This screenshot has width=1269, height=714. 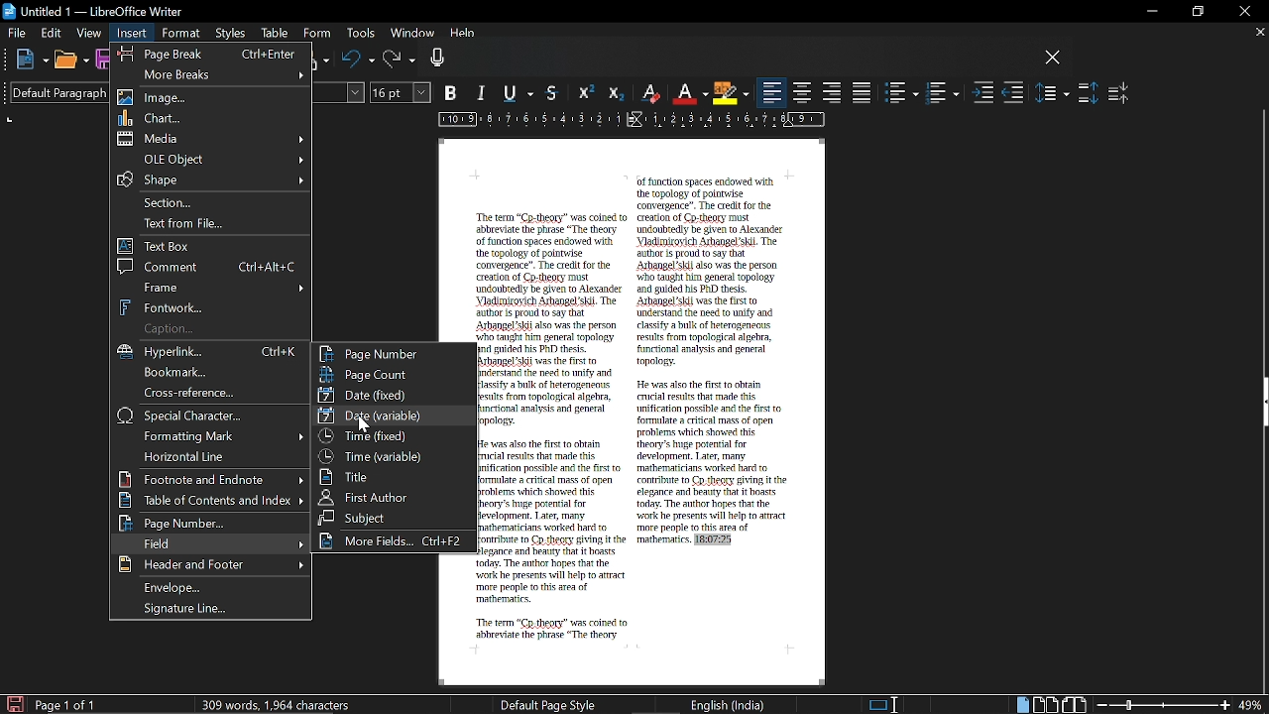 I want to click on Tools, so click(x=359, y=35).